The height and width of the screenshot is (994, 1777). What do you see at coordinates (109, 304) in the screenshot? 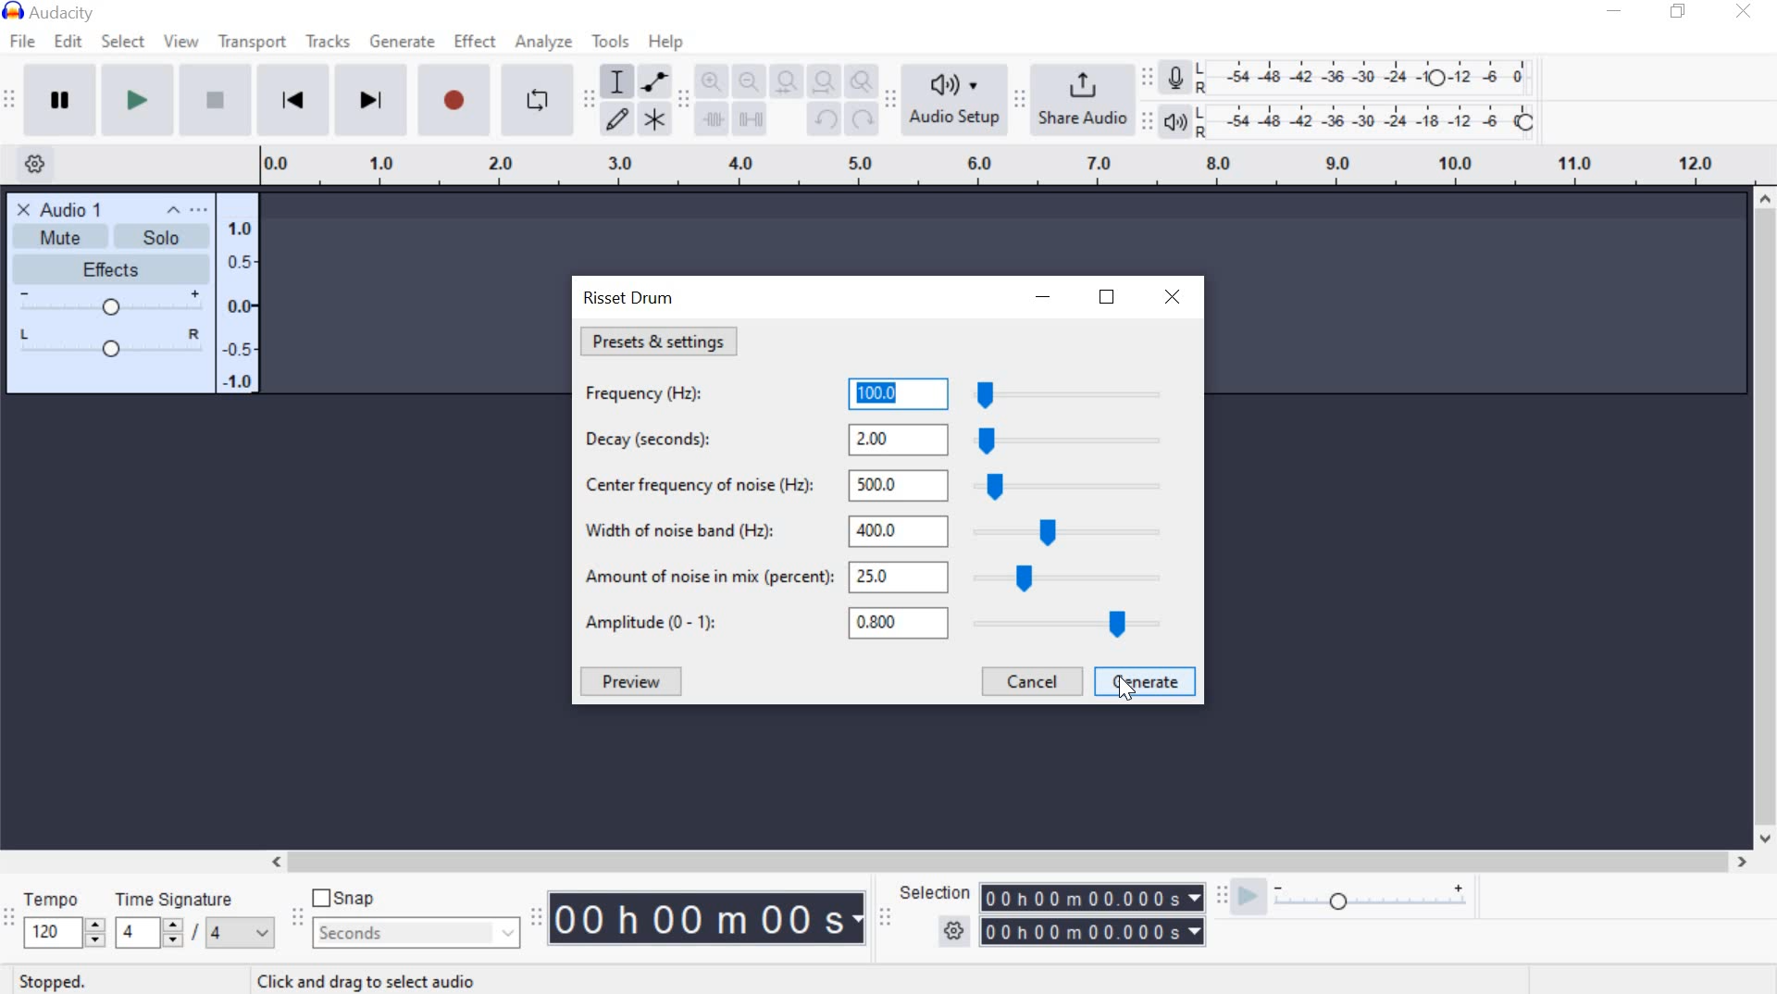
I see `volume` at bounding box center [109, 304].